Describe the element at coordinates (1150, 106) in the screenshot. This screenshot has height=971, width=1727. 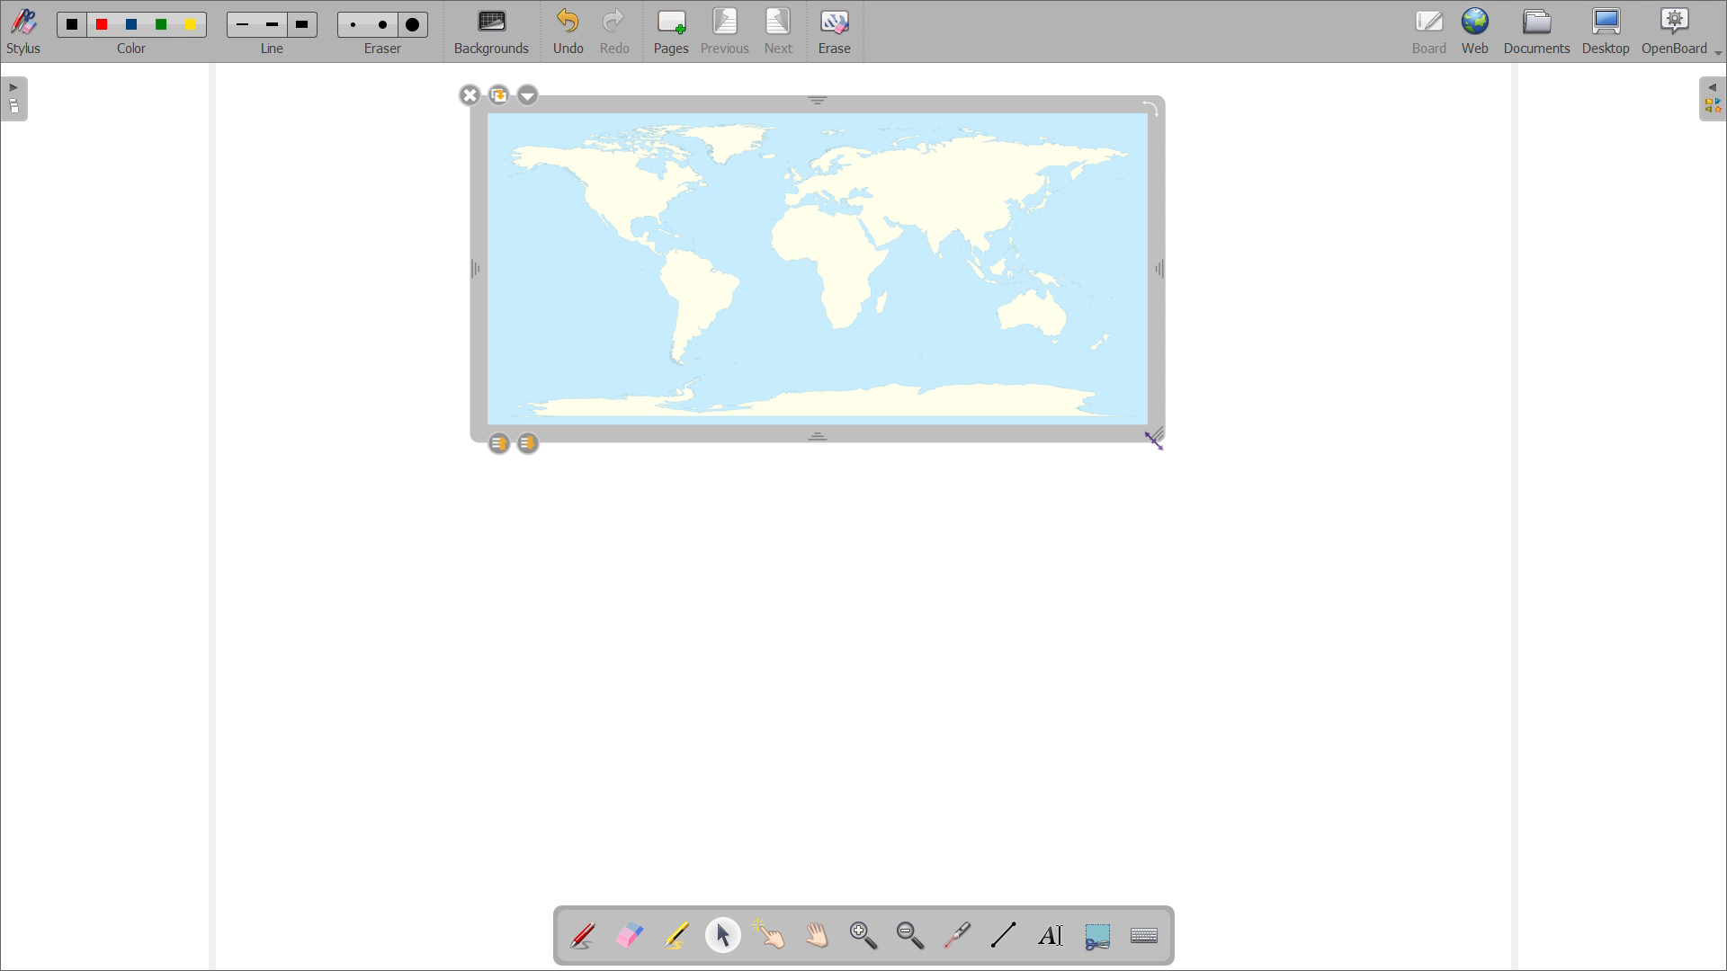
I see `rotate` at that location.